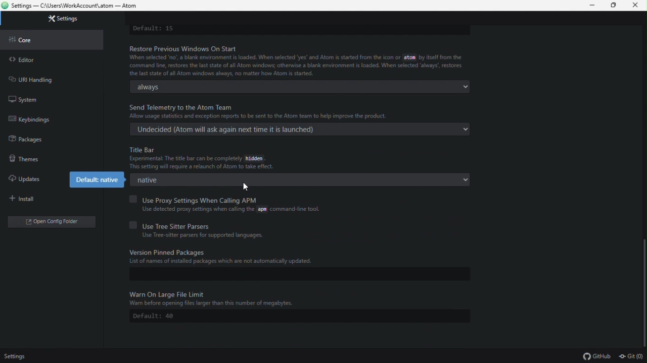 The height and width of the screenshot is (363, 647). What do you see at coordinates (154, 28) in the screenshot?
I see `default:15` at bounding box center [154, 28].